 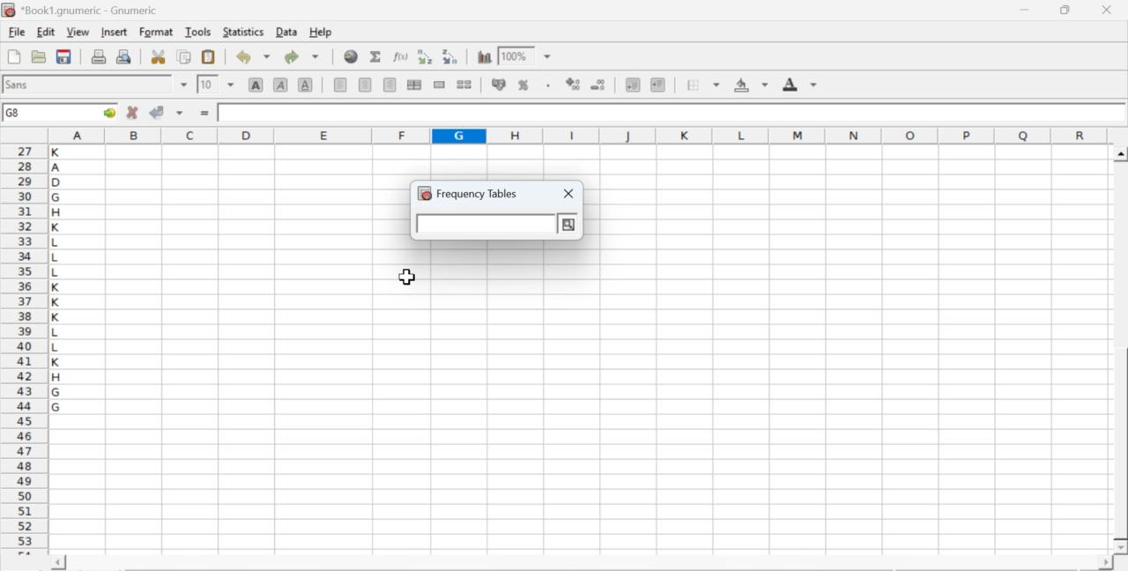 I want to click on align left, so click(x=340, y=83).